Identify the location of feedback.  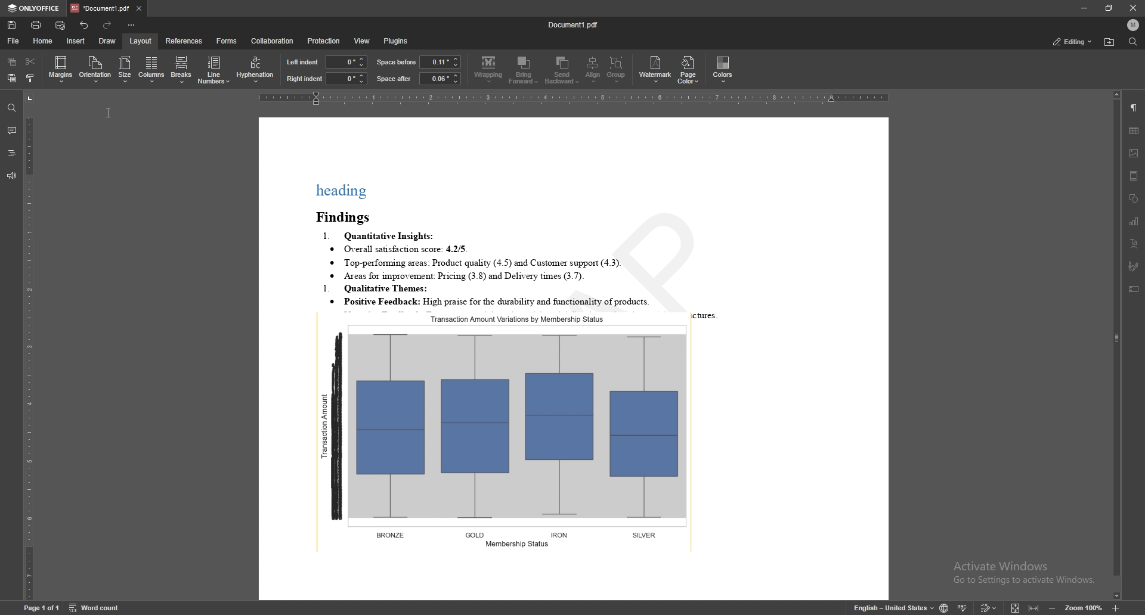
(12, 176).